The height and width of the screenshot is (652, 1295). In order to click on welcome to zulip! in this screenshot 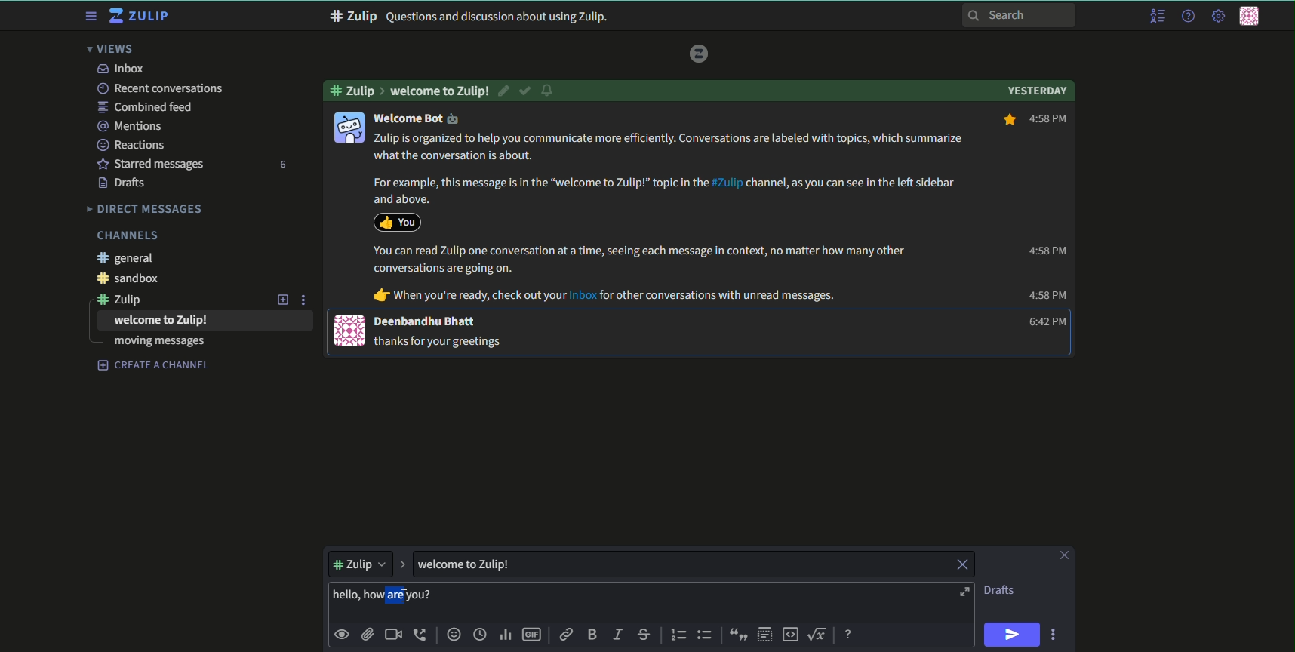, I will do `click(161, 321)`.